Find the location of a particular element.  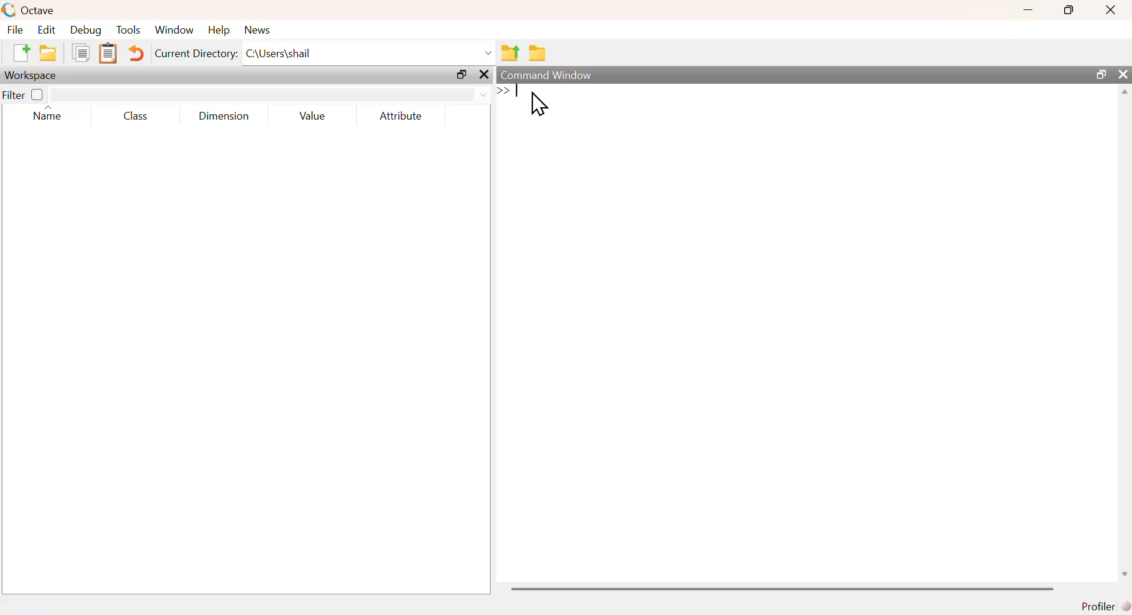

filter is located at coordinates (270, 95).